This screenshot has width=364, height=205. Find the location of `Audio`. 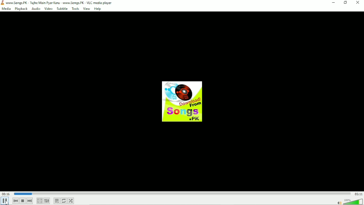

Audio is located at coordinates (36, 9).